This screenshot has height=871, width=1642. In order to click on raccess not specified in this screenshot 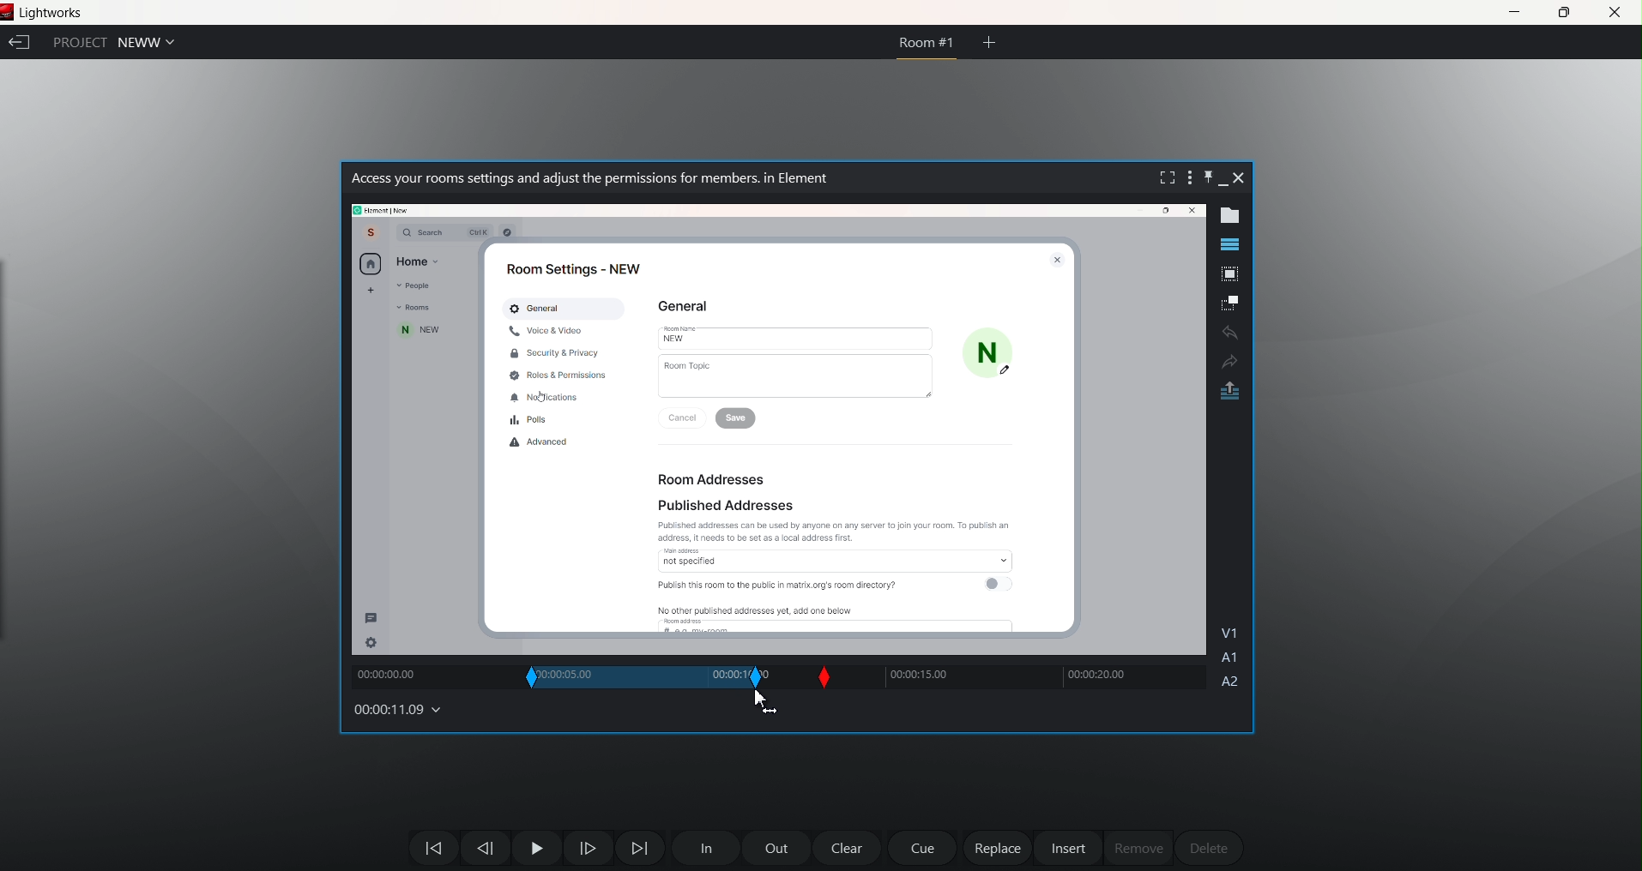, I will do `click(841, 556)`.